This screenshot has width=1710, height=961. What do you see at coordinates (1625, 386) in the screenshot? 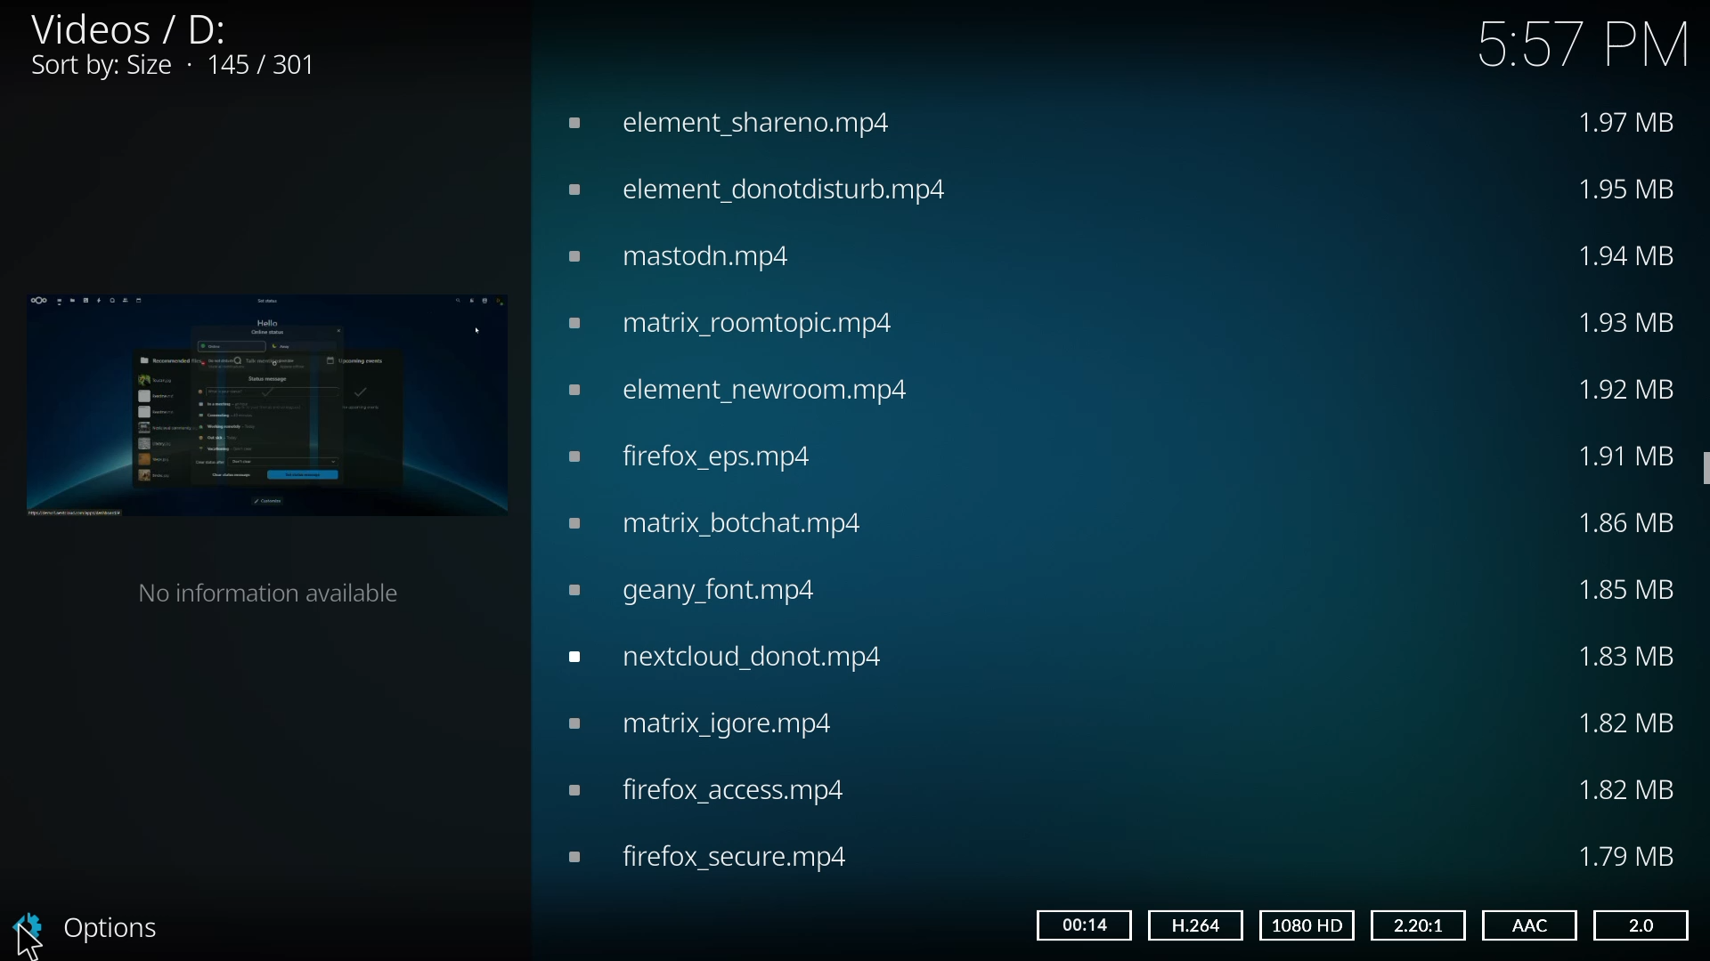
I see `size` at bounding box center [1625, 386].